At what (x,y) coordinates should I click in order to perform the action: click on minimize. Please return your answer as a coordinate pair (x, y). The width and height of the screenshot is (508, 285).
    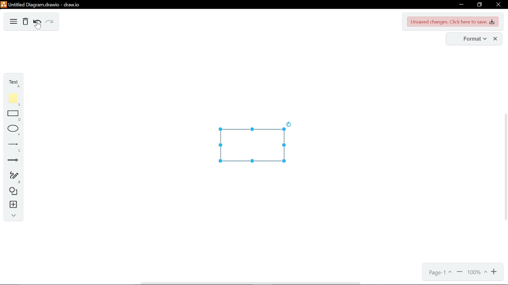
    Looking at the image, I should click on (461, 4).